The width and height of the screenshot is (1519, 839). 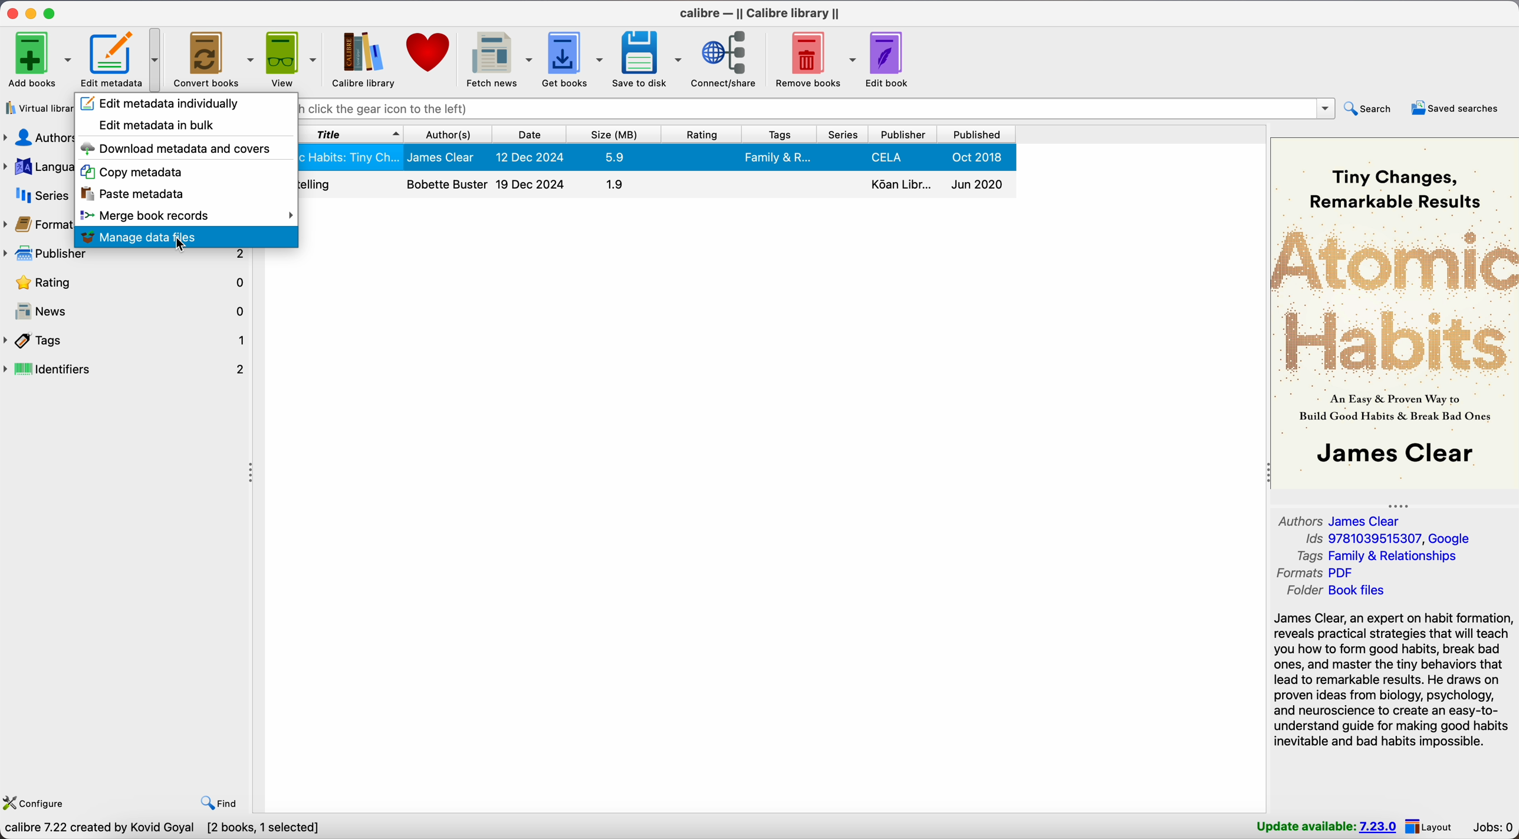 I want to click on layout, so click(x=1429, y=827).